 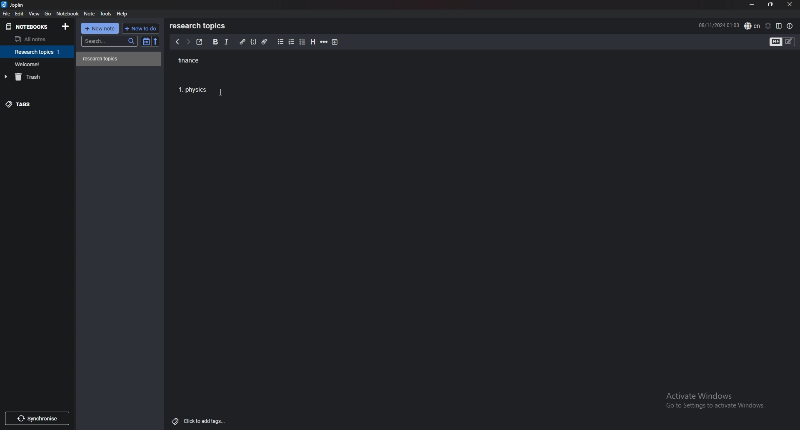 What do you see at coordinates (280, 42) in the screenshot?
I see `bullet list` at bounding box center [280, 42].